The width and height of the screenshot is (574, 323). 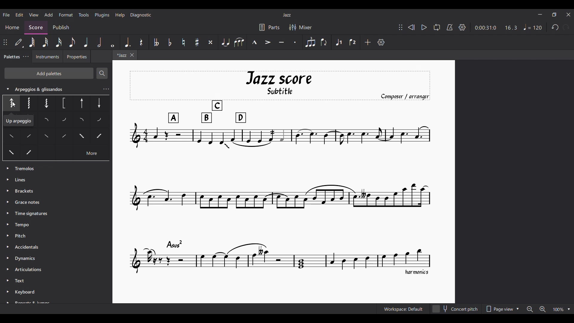 I want to click on 32nd note, so click(x=45, y=42).